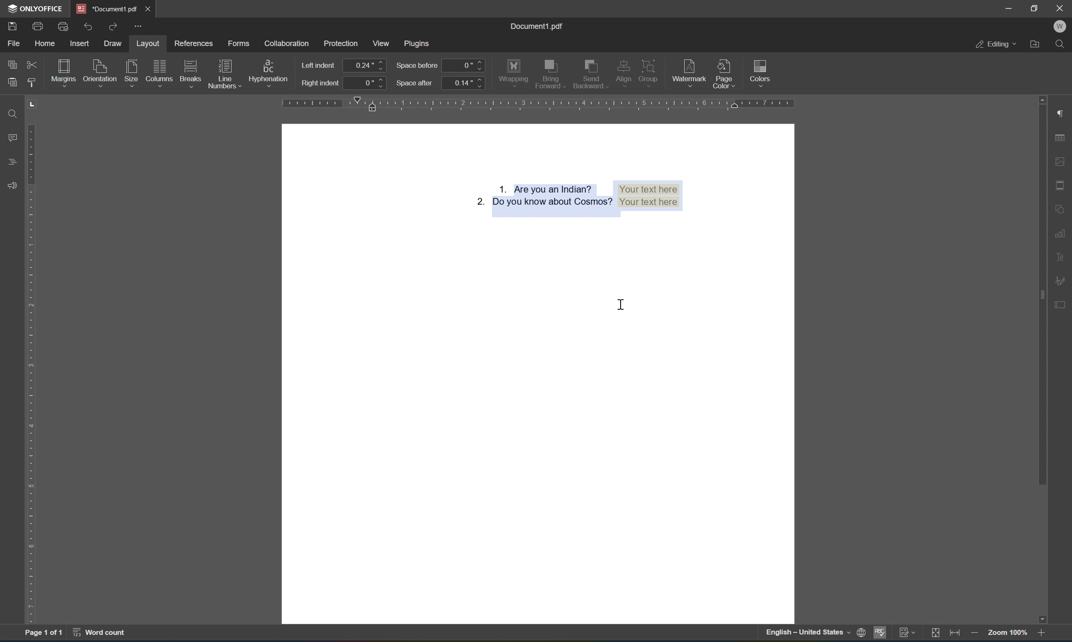  I want to click on paragraph settings, so click(1062, 112).